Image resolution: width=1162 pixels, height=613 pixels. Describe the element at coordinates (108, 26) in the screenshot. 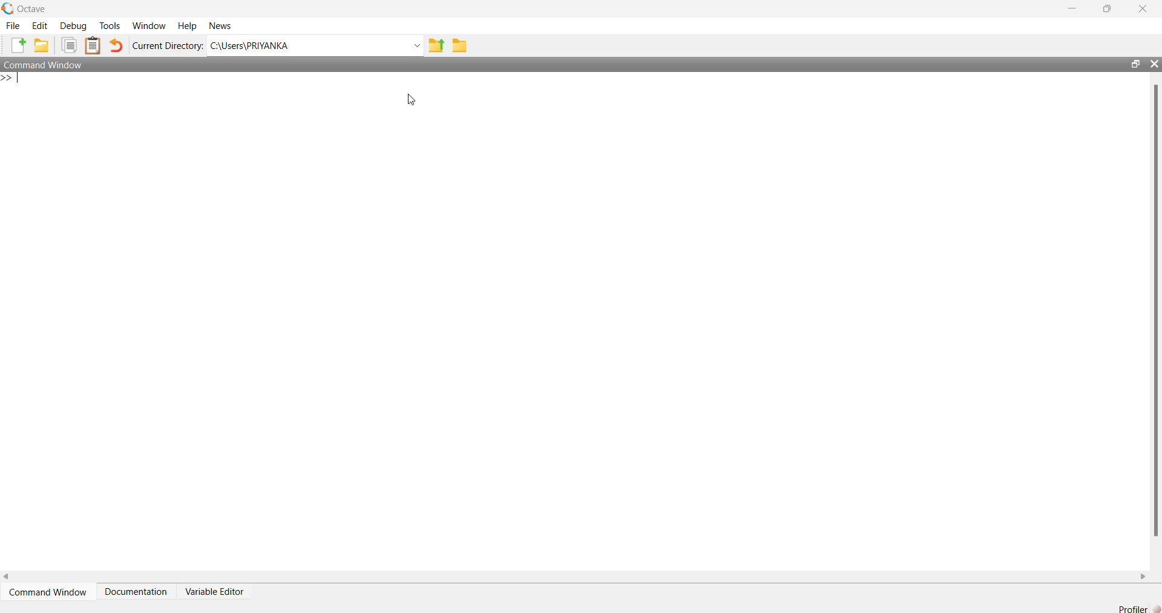

I see `Tools` at that location.